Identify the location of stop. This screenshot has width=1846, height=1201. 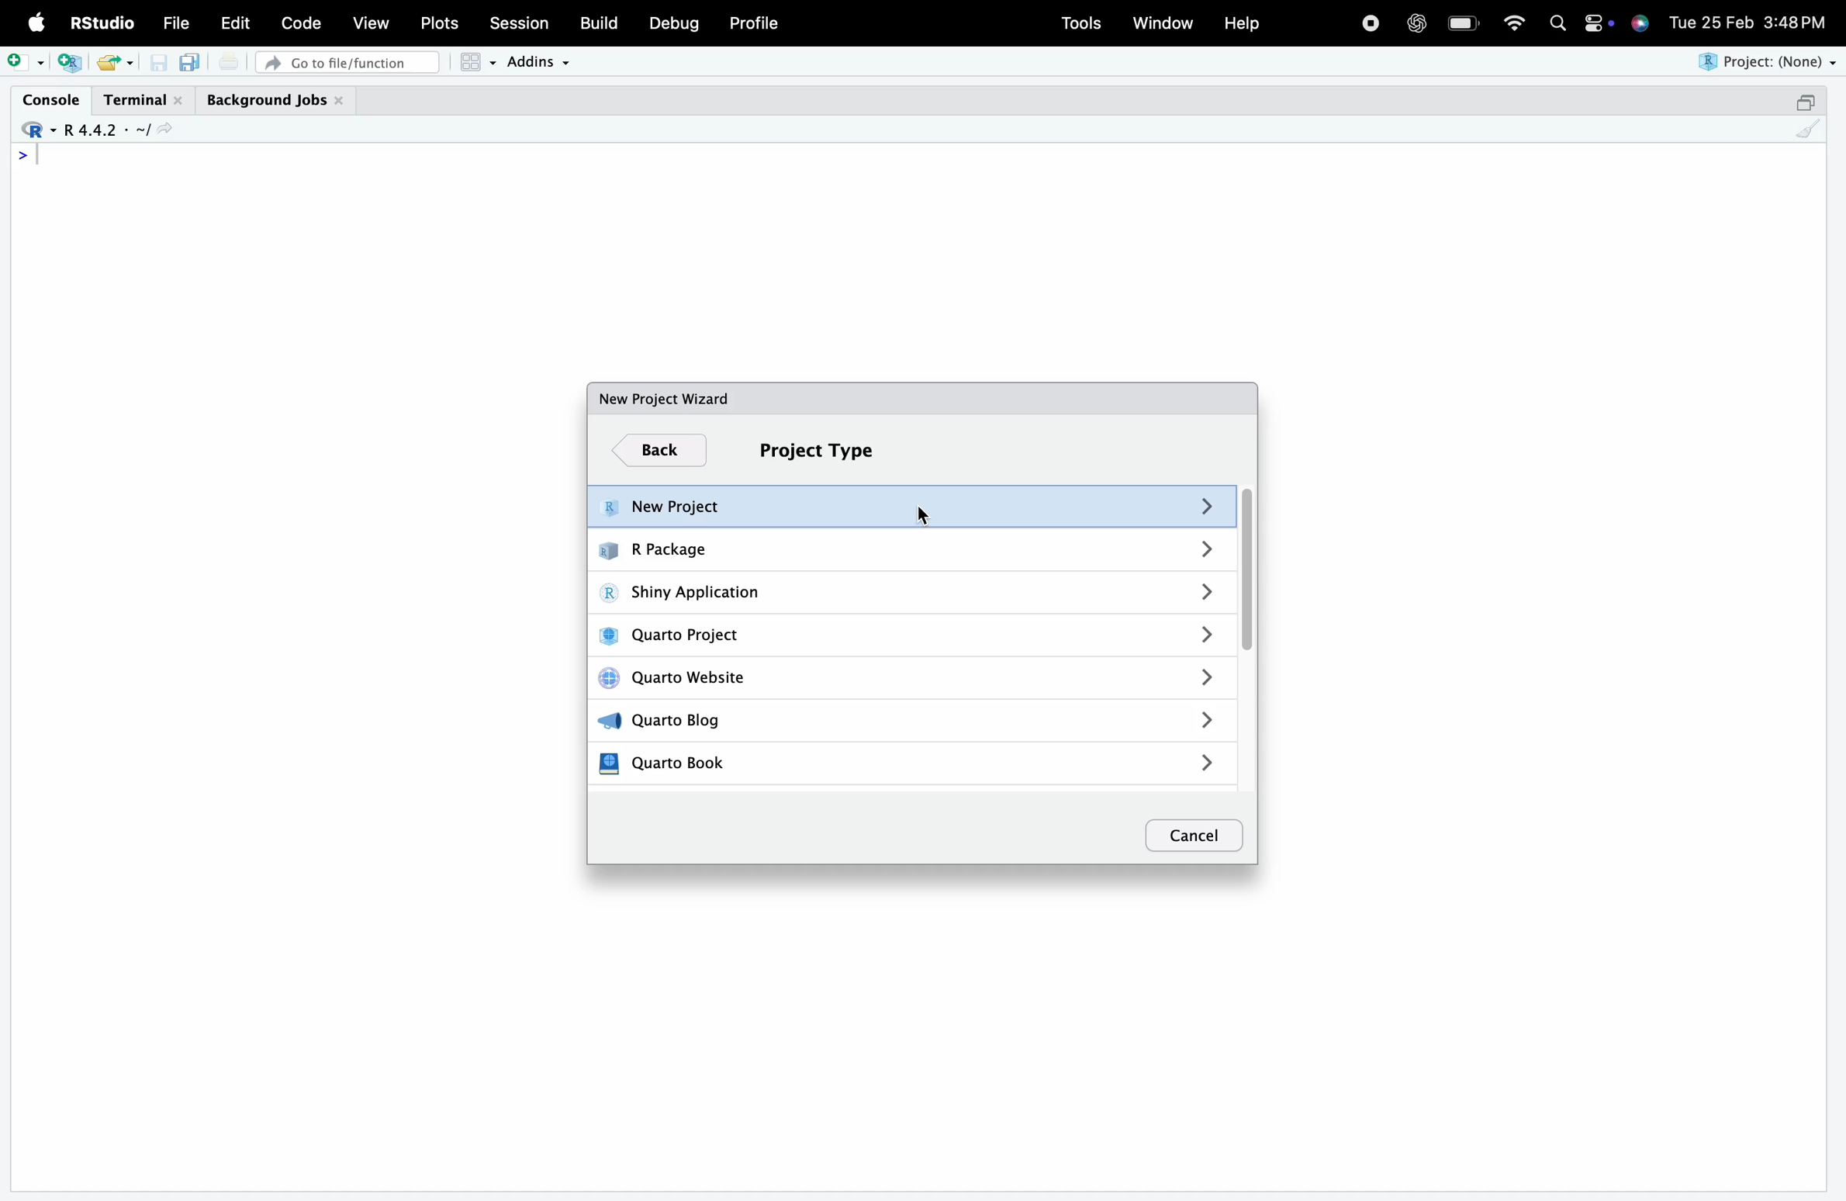
(1370, 21).